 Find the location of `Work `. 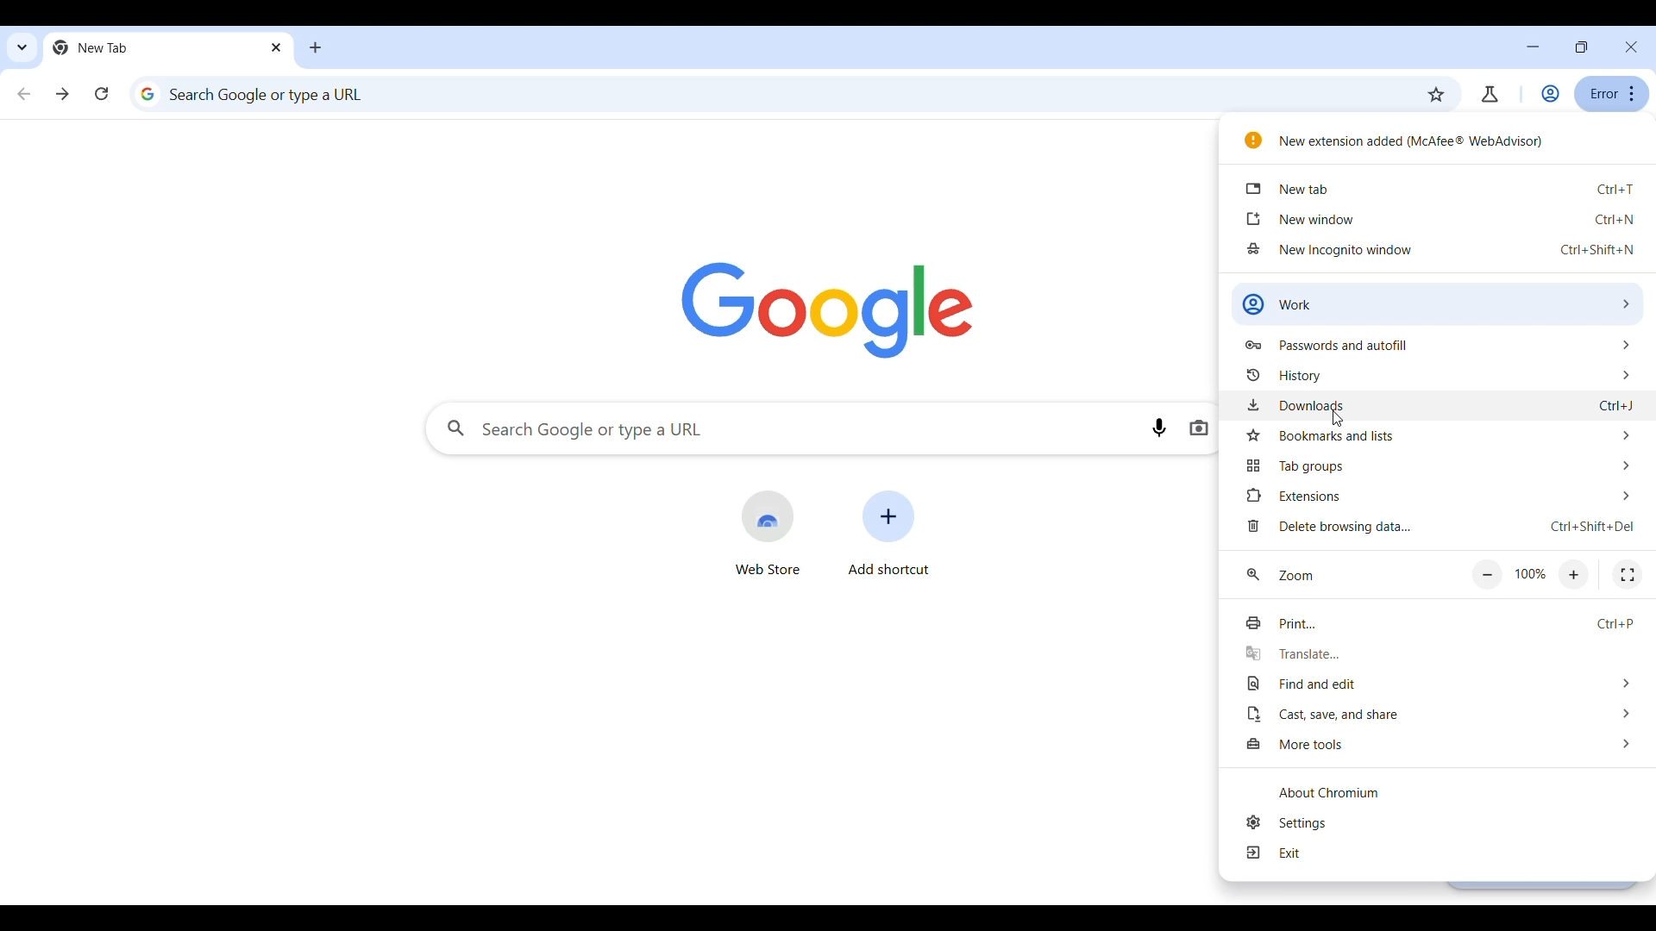

Work  is located at coordinates (1433, 303).